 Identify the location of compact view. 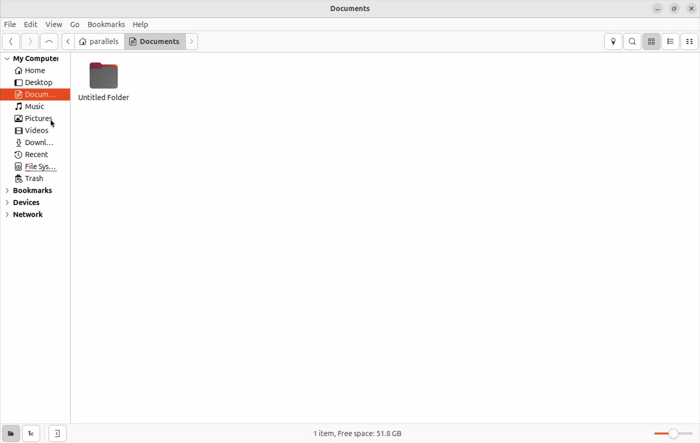
(691, 41).